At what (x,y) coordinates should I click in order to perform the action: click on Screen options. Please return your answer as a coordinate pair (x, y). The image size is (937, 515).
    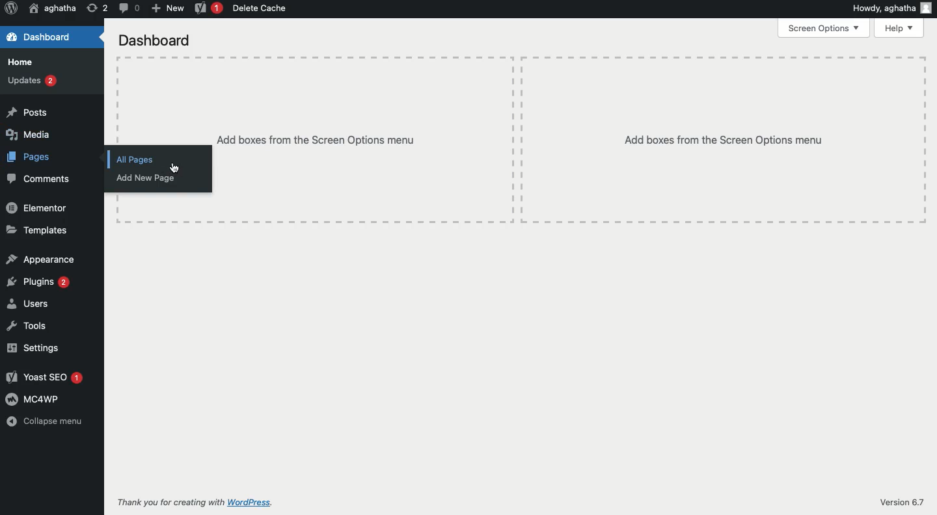
    Looking at the image, I should click on (824, 27).